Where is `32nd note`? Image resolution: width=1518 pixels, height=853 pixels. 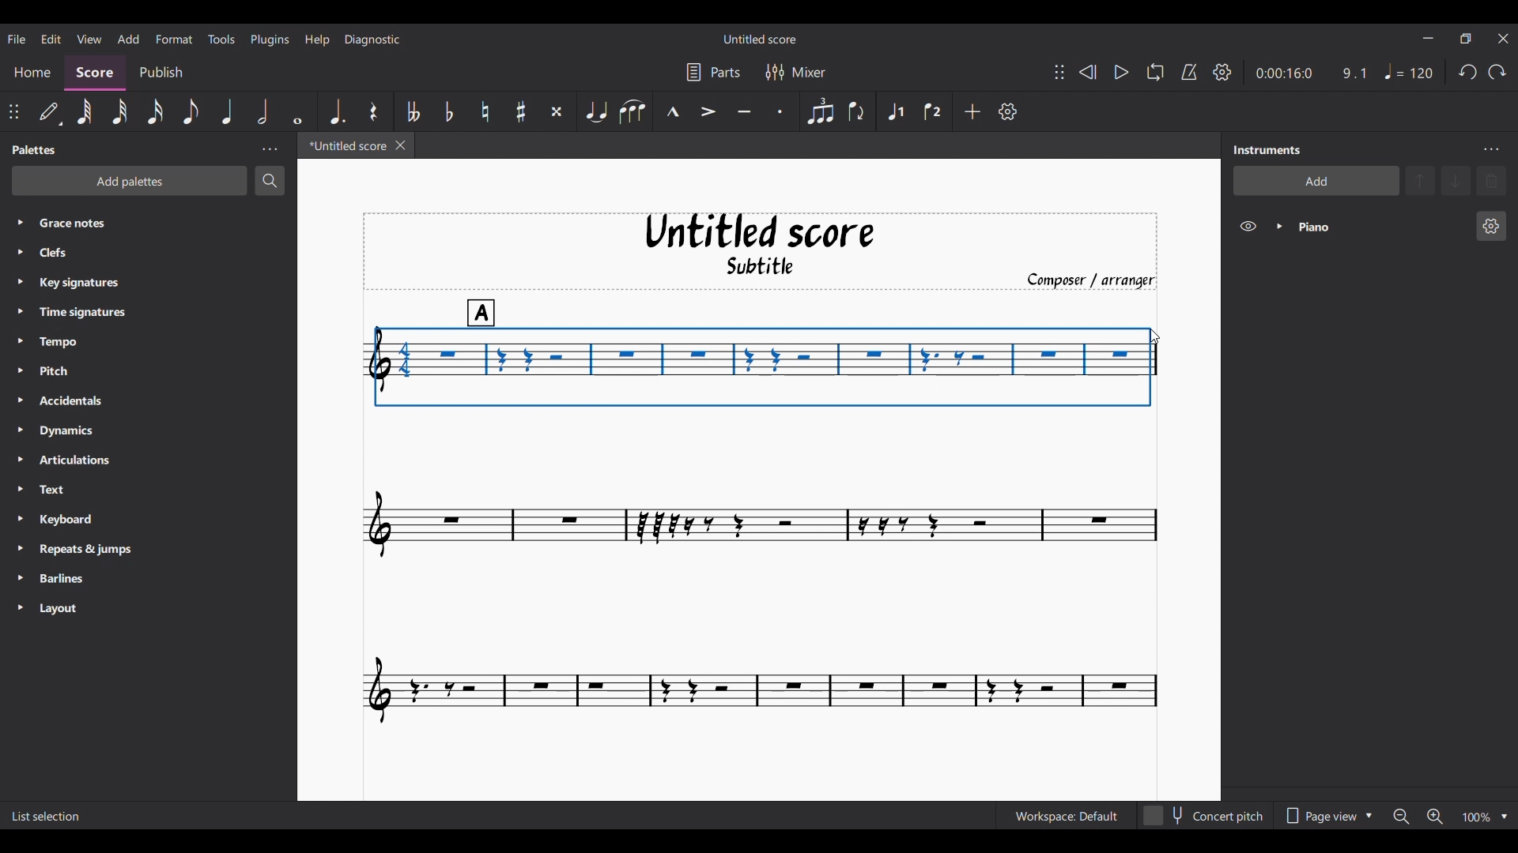
32nd note is located at coordinates (118, 111).